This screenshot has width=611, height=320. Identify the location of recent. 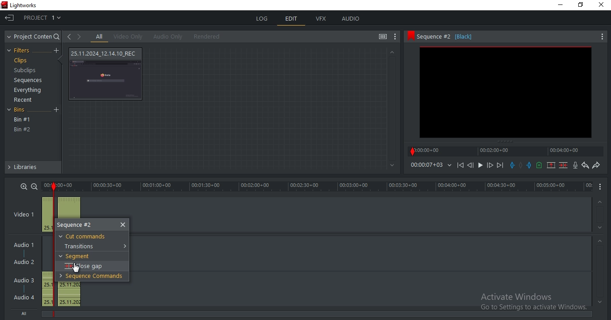
(24, 100).